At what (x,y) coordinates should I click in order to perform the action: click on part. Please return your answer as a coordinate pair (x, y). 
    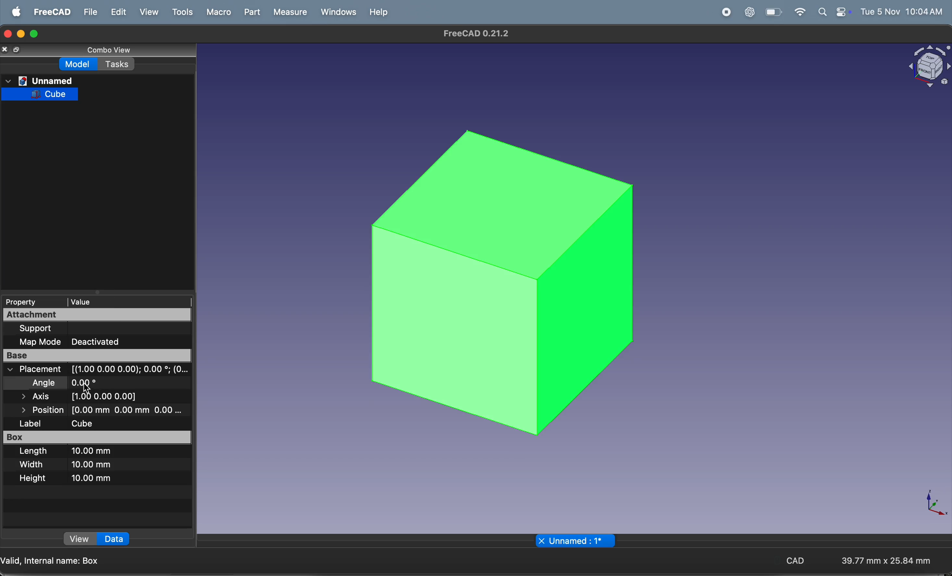
    Looking at the image, I should click on (254, 12).